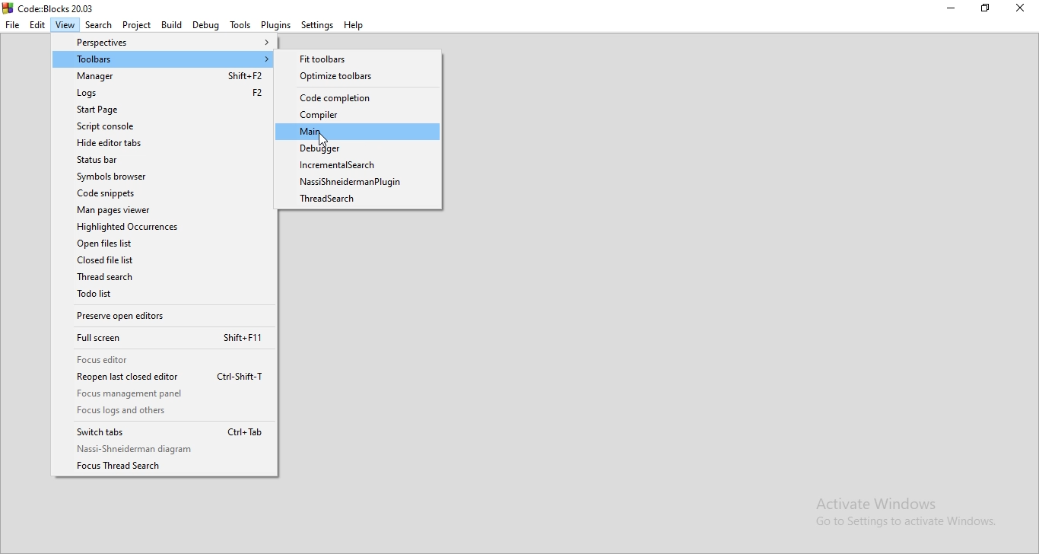 The width and height of the screenshot is (1039, 554). I want to click on Project , so click(137, 26).